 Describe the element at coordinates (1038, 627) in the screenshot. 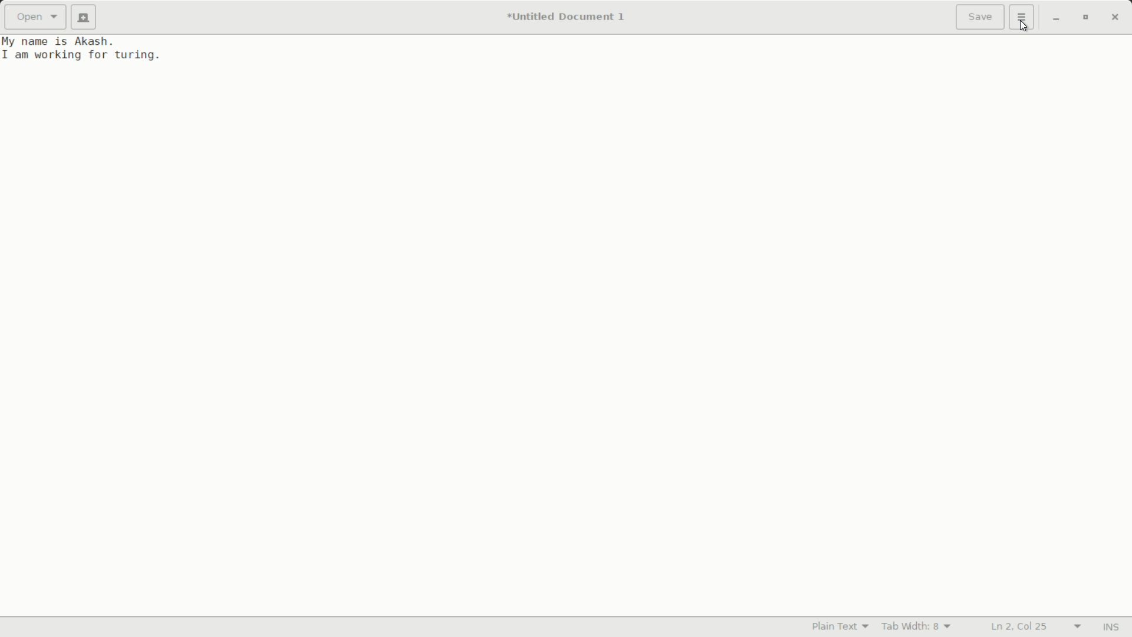

I see `lines and columns` at that location.